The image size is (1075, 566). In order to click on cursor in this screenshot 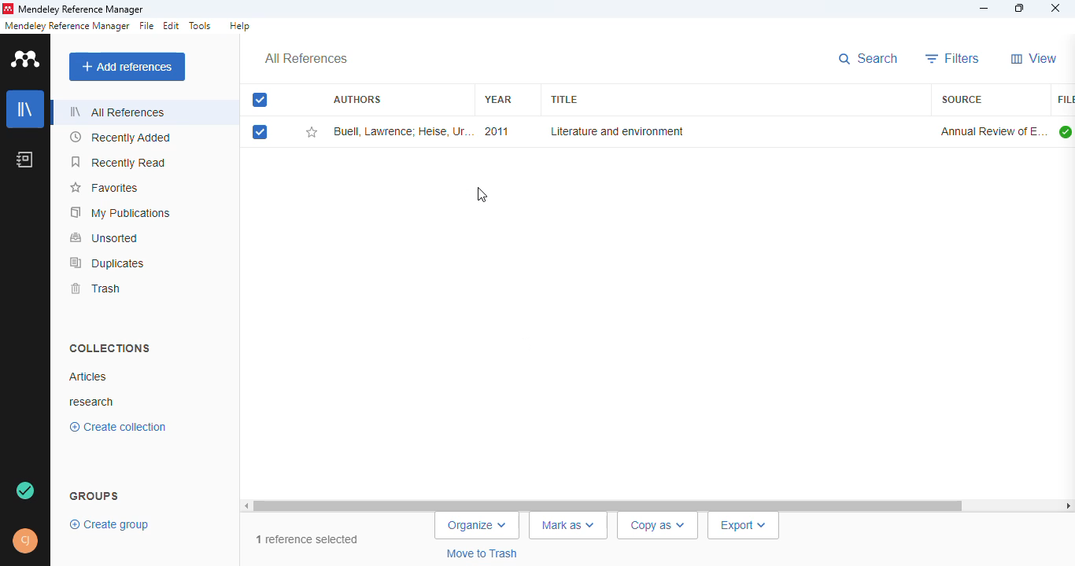, I will do `click(482, 194)`.